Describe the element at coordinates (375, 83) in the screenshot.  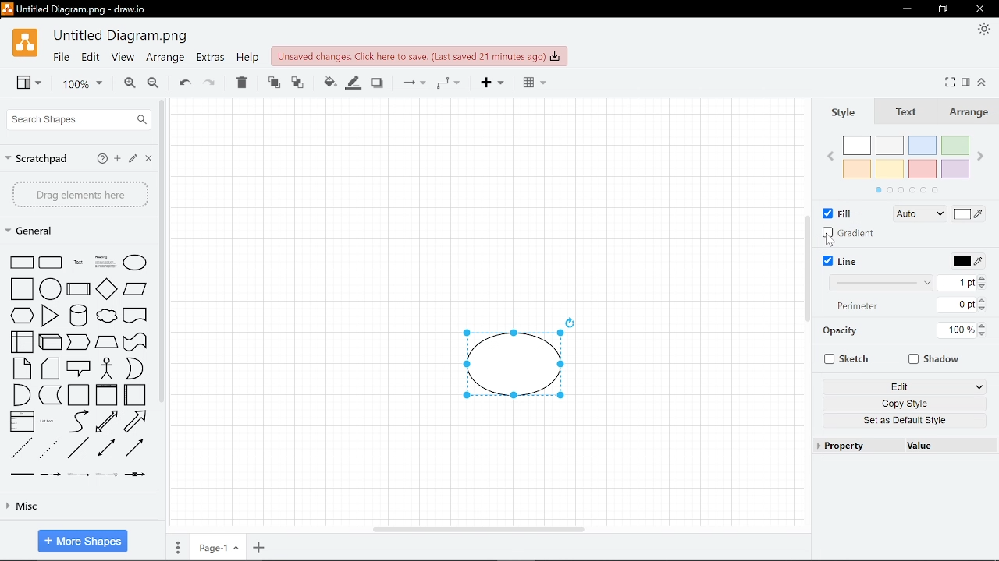
I see `Shadow` at that location.